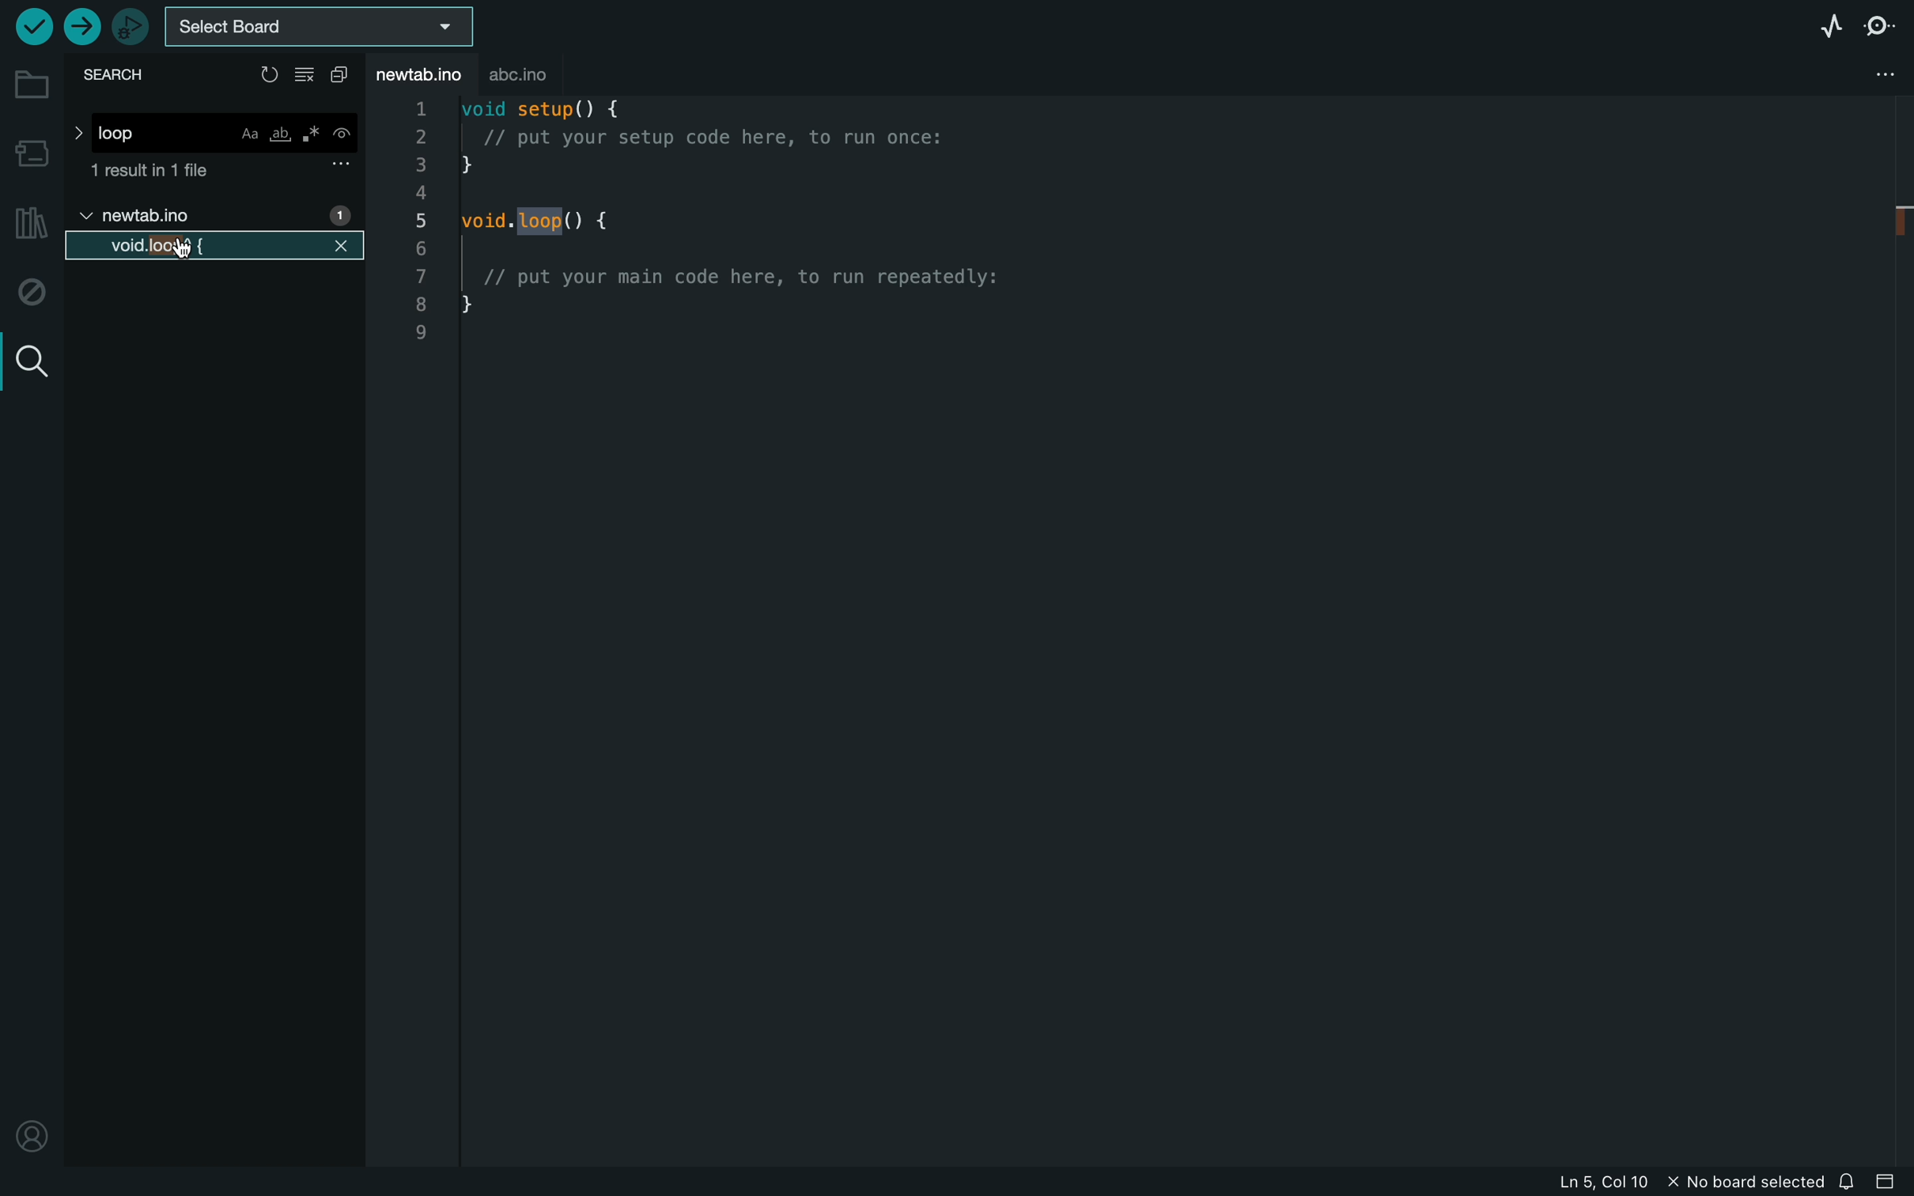  What do you see at coordinates (81, 28) in the screenshot?
I see `upload` at bounding box center [81, 28].